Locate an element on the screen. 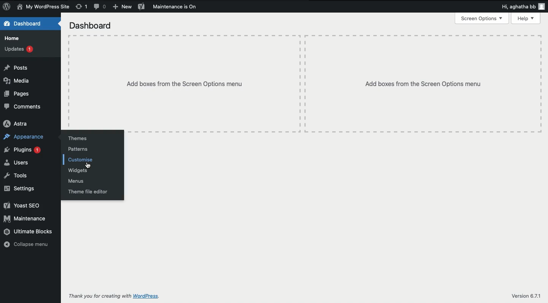 The height and width of the screenshot is (303, 548). Users is located at coordinates (18, 163).